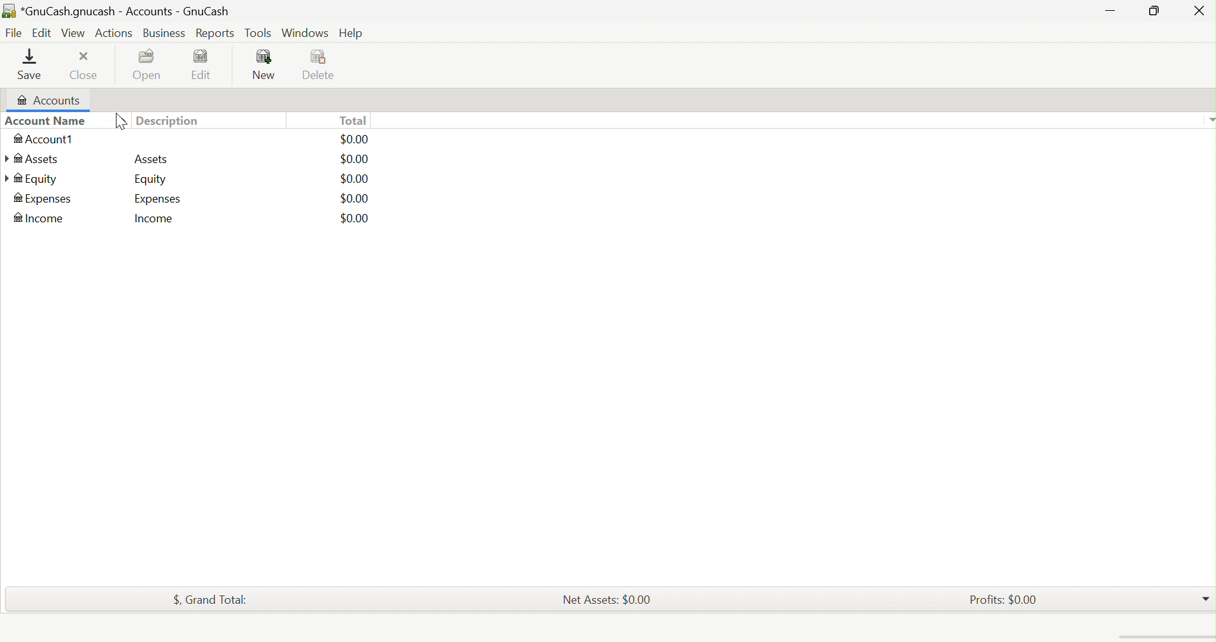 This screenshot has height=642, width=1216. I want to click on File, so click(12, 33).